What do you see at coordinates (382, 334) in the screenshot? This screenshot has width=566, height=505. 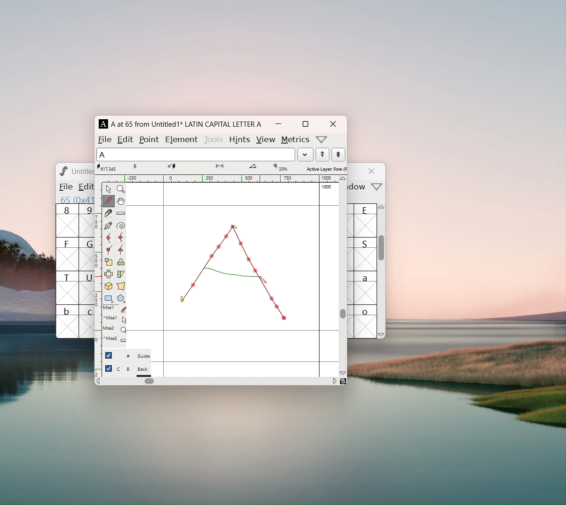 I see `scroll down` at bounding box center [382, 334].